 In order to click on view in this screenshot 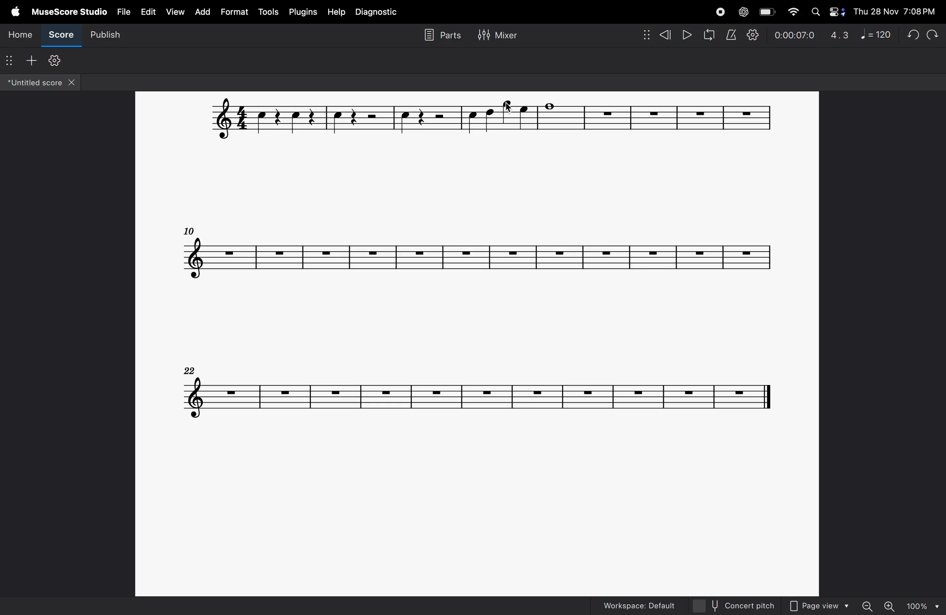, I will do `click(175, 11)`.